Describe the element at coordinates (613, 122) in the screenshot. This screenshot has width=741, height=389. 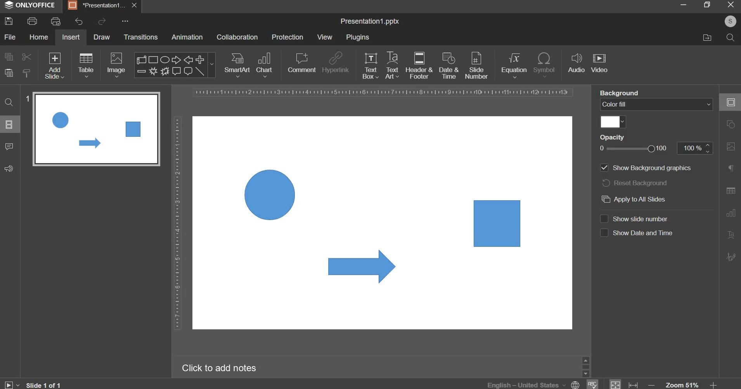
I see `color fill` at that location.